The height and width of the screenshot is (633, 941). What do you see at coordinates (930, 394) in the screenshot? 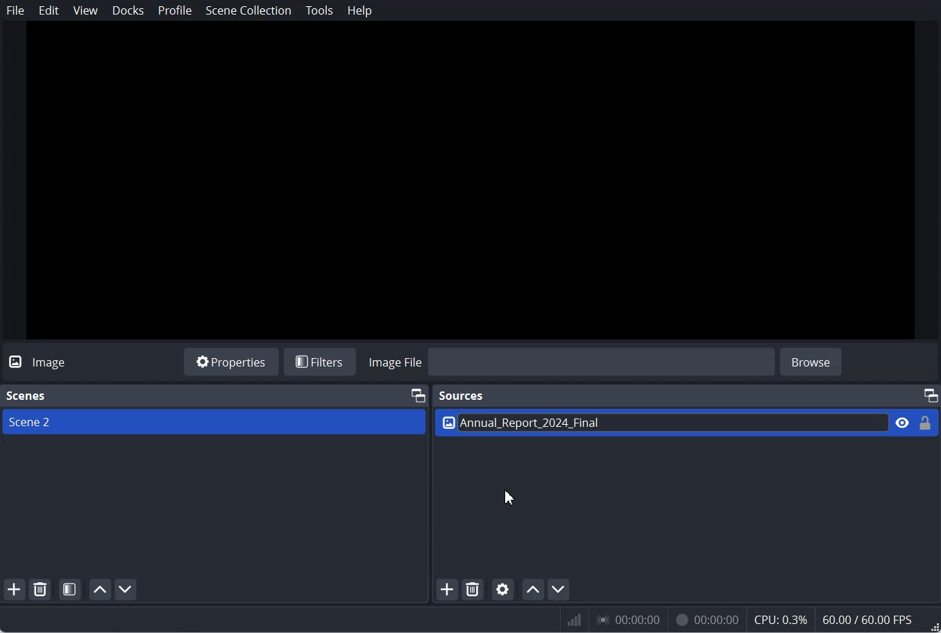
I see `Maximum` at bounding box center [930, 394].